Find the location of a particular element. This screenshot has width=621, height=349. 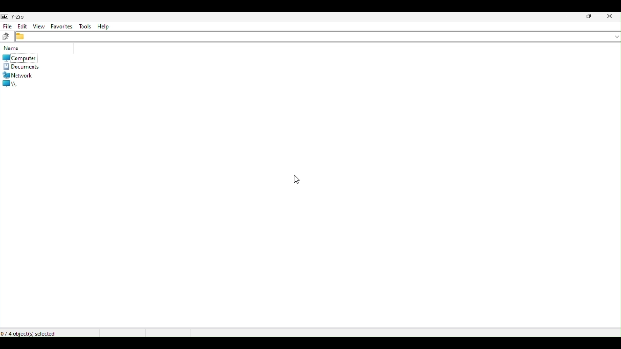

documents is located at coordinates (21, 67).